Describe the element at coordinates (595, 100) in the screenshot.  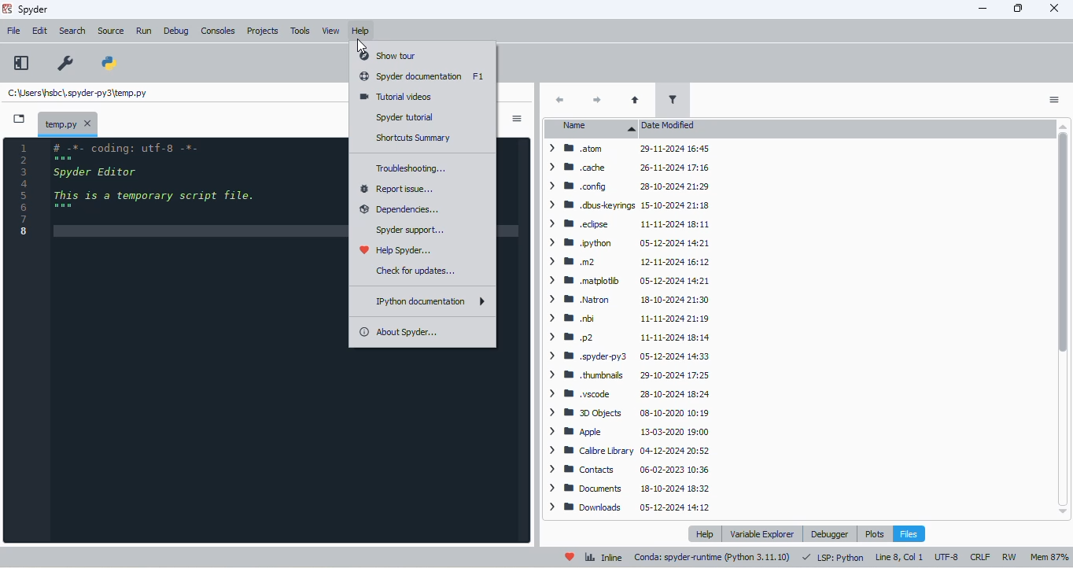
I see `next` at that location.